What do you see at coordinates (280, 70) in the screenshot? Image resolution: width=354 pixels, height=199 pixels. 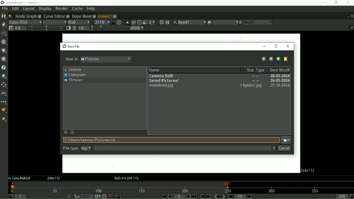 I see `Date Modified` at bounding box center [280, 70].